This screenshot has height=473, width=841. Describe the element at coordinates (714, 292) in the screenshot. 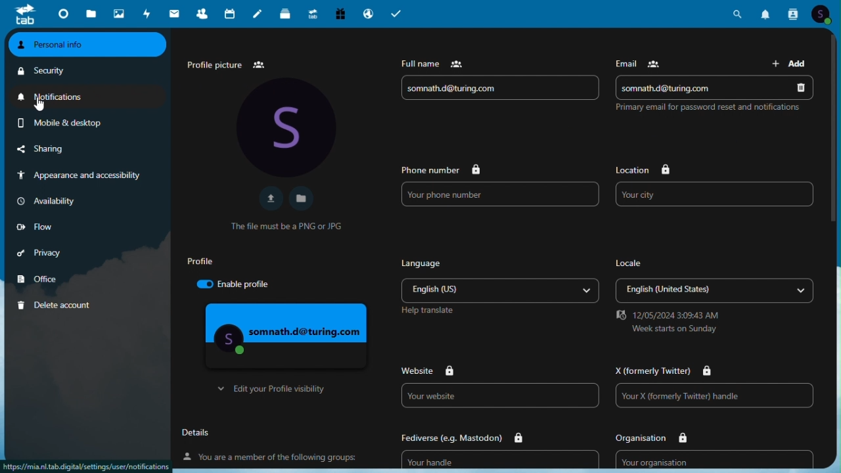

I see `Locale` at that location.